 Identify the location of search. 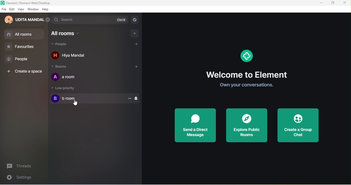
(90, 20).